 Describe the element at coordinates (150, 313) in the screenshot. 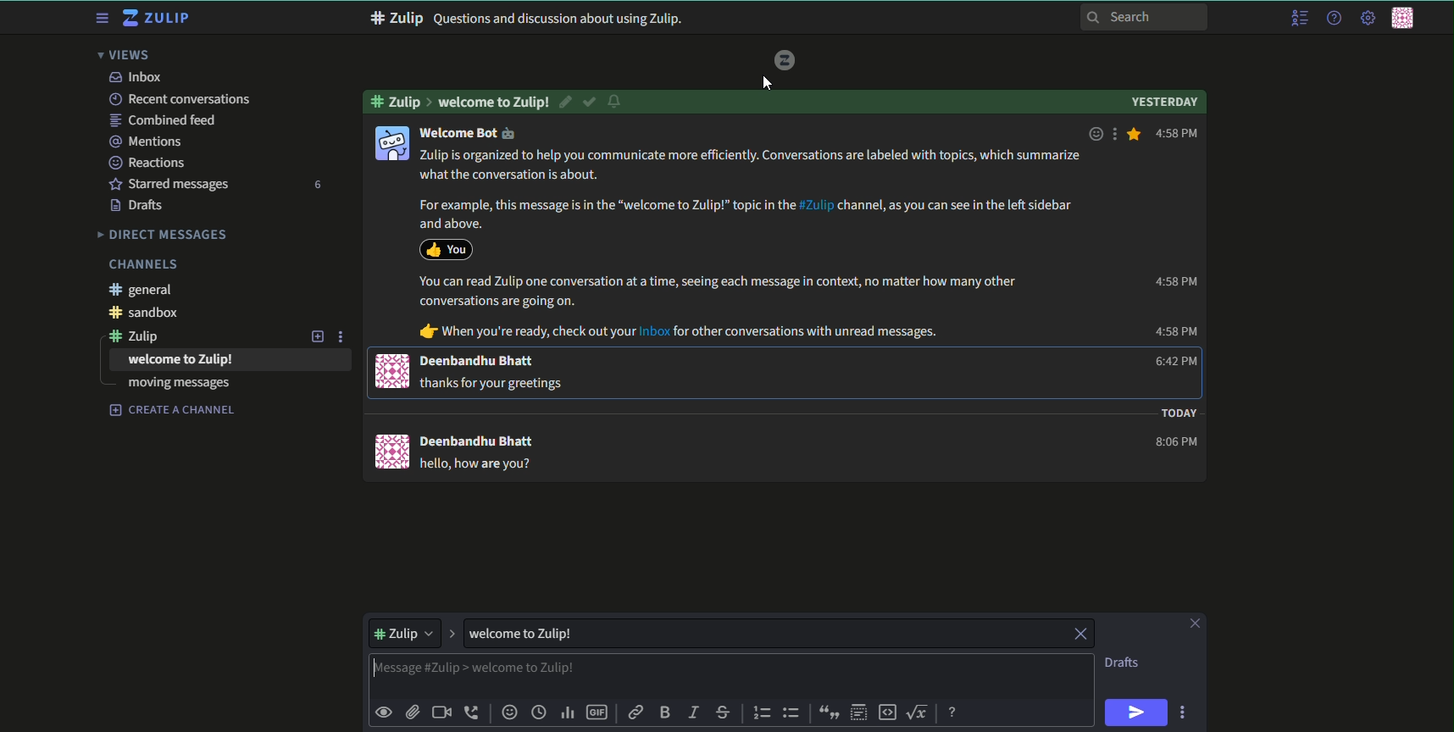

I see `#sandbox` at that location.